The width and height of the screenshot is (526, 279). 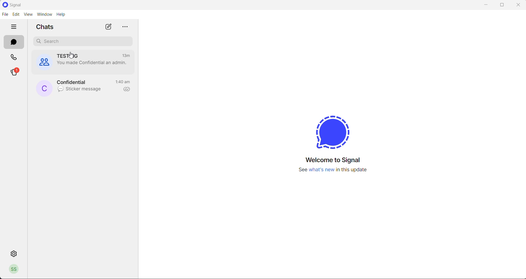 I want to click on signal logo, so click(x=333, y=129).